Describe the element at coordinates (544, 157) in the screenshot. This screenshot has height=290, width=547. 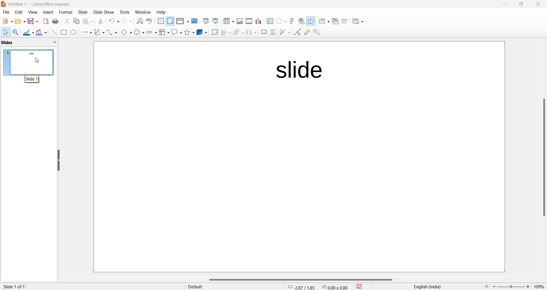
I see `scrollbar` at that location.